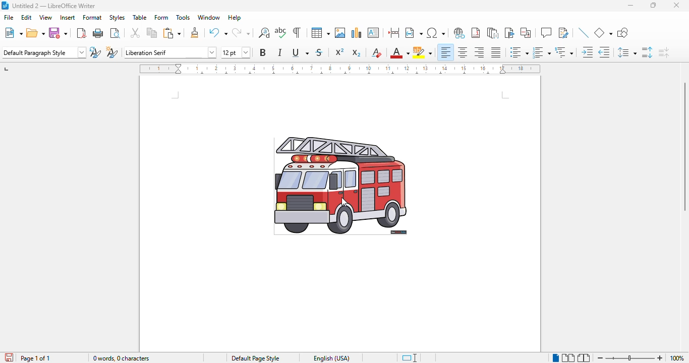  I want to click on justified, so click(496, 52).